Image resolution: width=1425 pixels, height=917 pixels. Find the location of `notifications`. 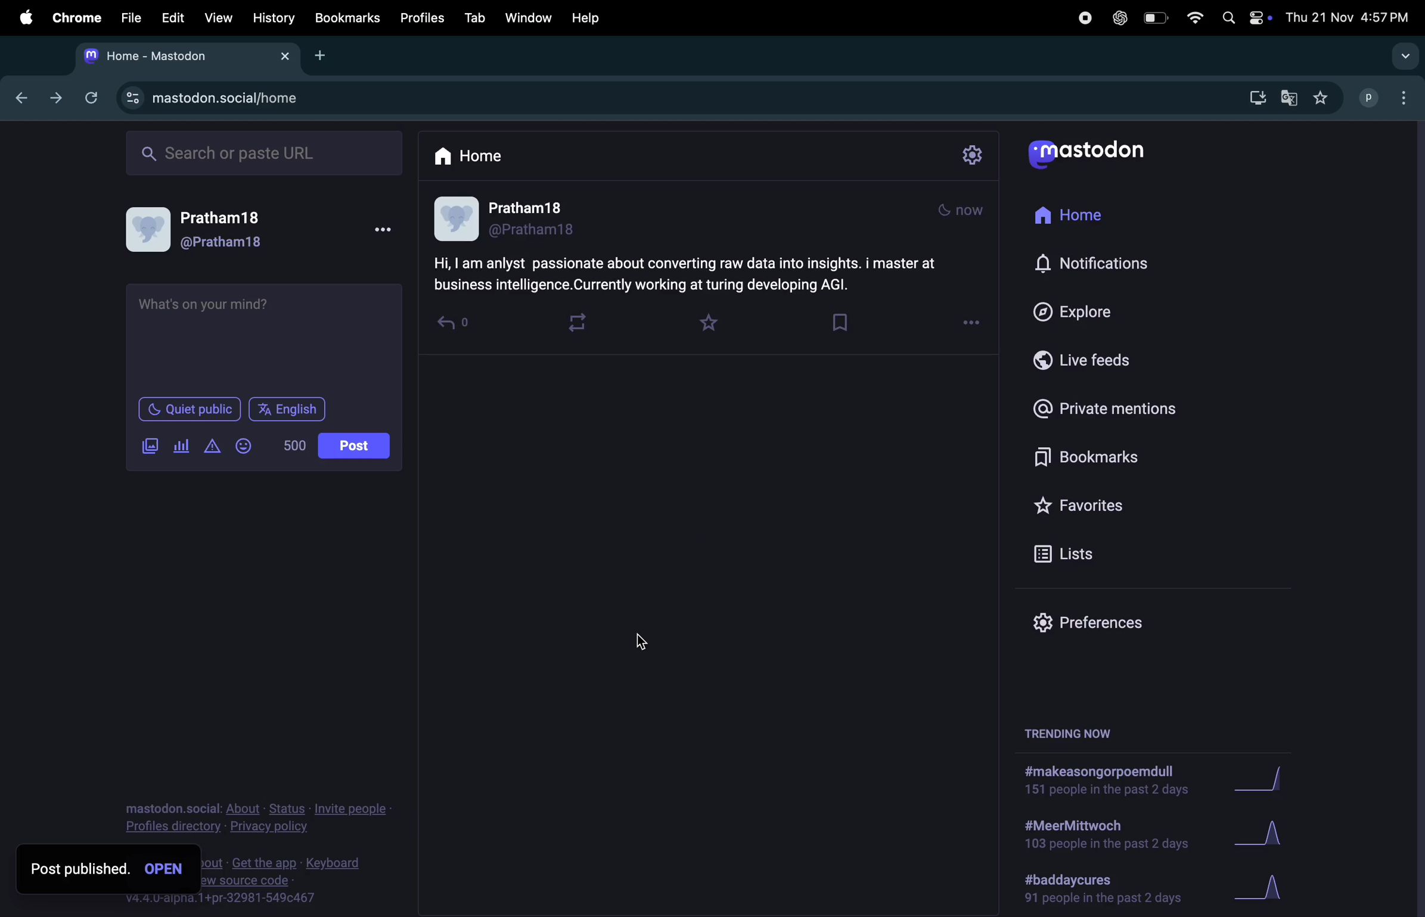

notifications is located at coordinates (1096, 264).